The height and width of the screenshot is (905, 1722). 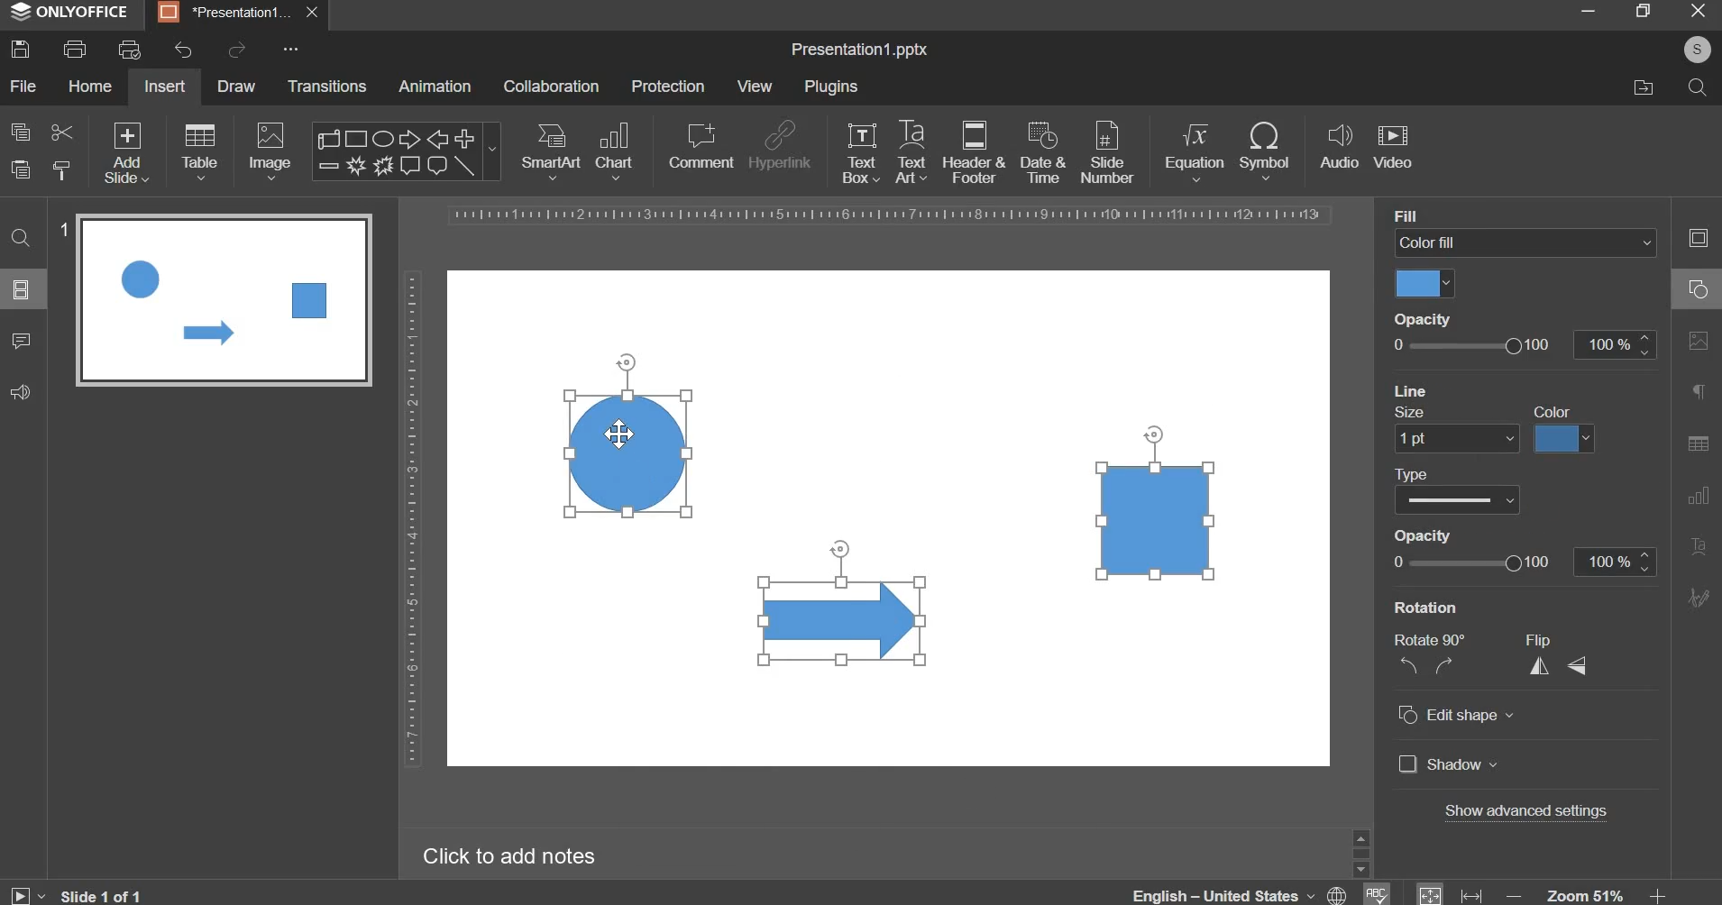 What do you see at coordinates (1696, 337) in the screenshot?
I see `image setting` at bounding box center [1696, 337].